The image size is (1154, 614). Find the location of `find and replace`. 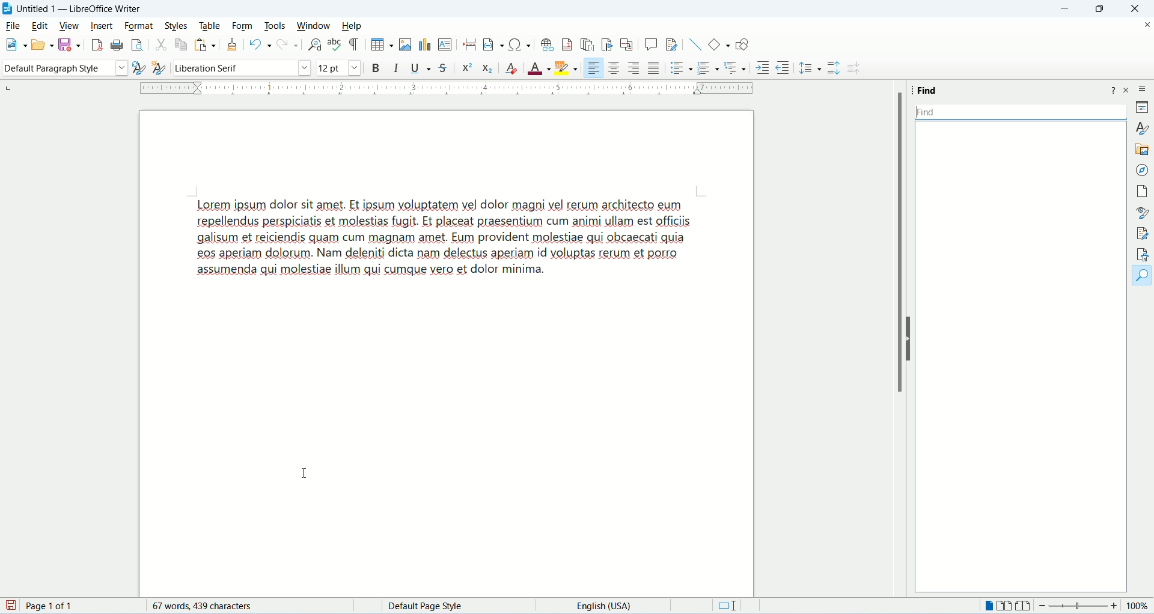

find and replace is located at coordinates (314, 45).